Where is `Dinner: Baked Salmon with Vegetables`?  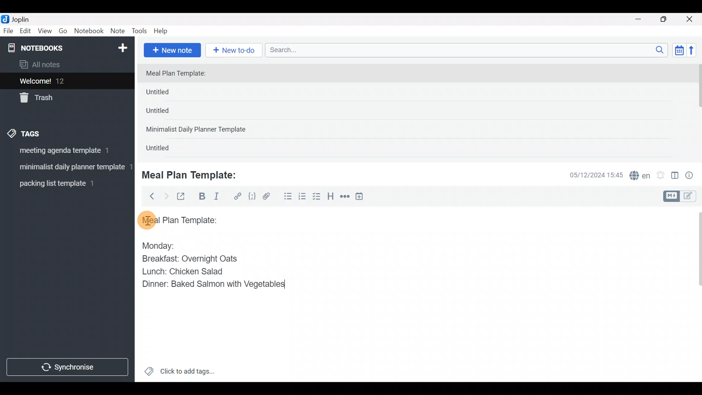 Dinner: Baked Salmon with Vegetables is located at coordinates (212, 283).